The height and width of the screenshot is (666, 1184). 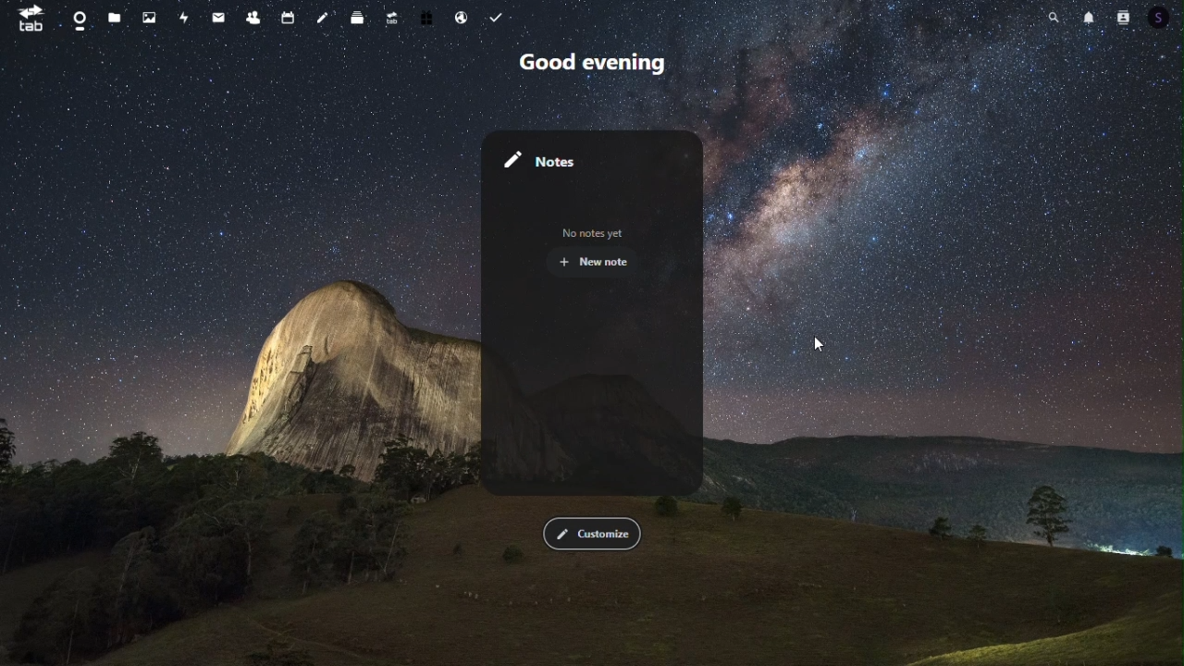 I want to click on Search, so click(x=1054, y=16).